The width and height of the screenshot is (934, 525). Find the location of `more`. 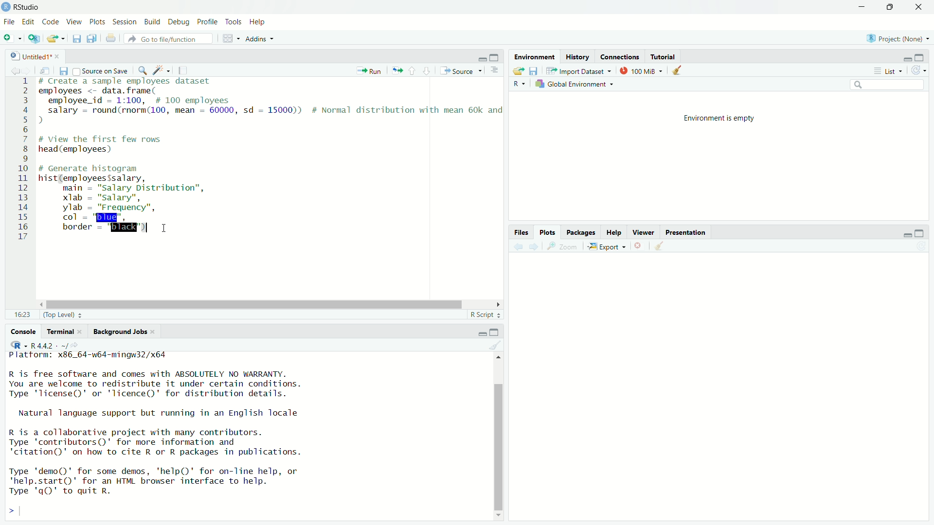

more is located at coordinates (495, 70).